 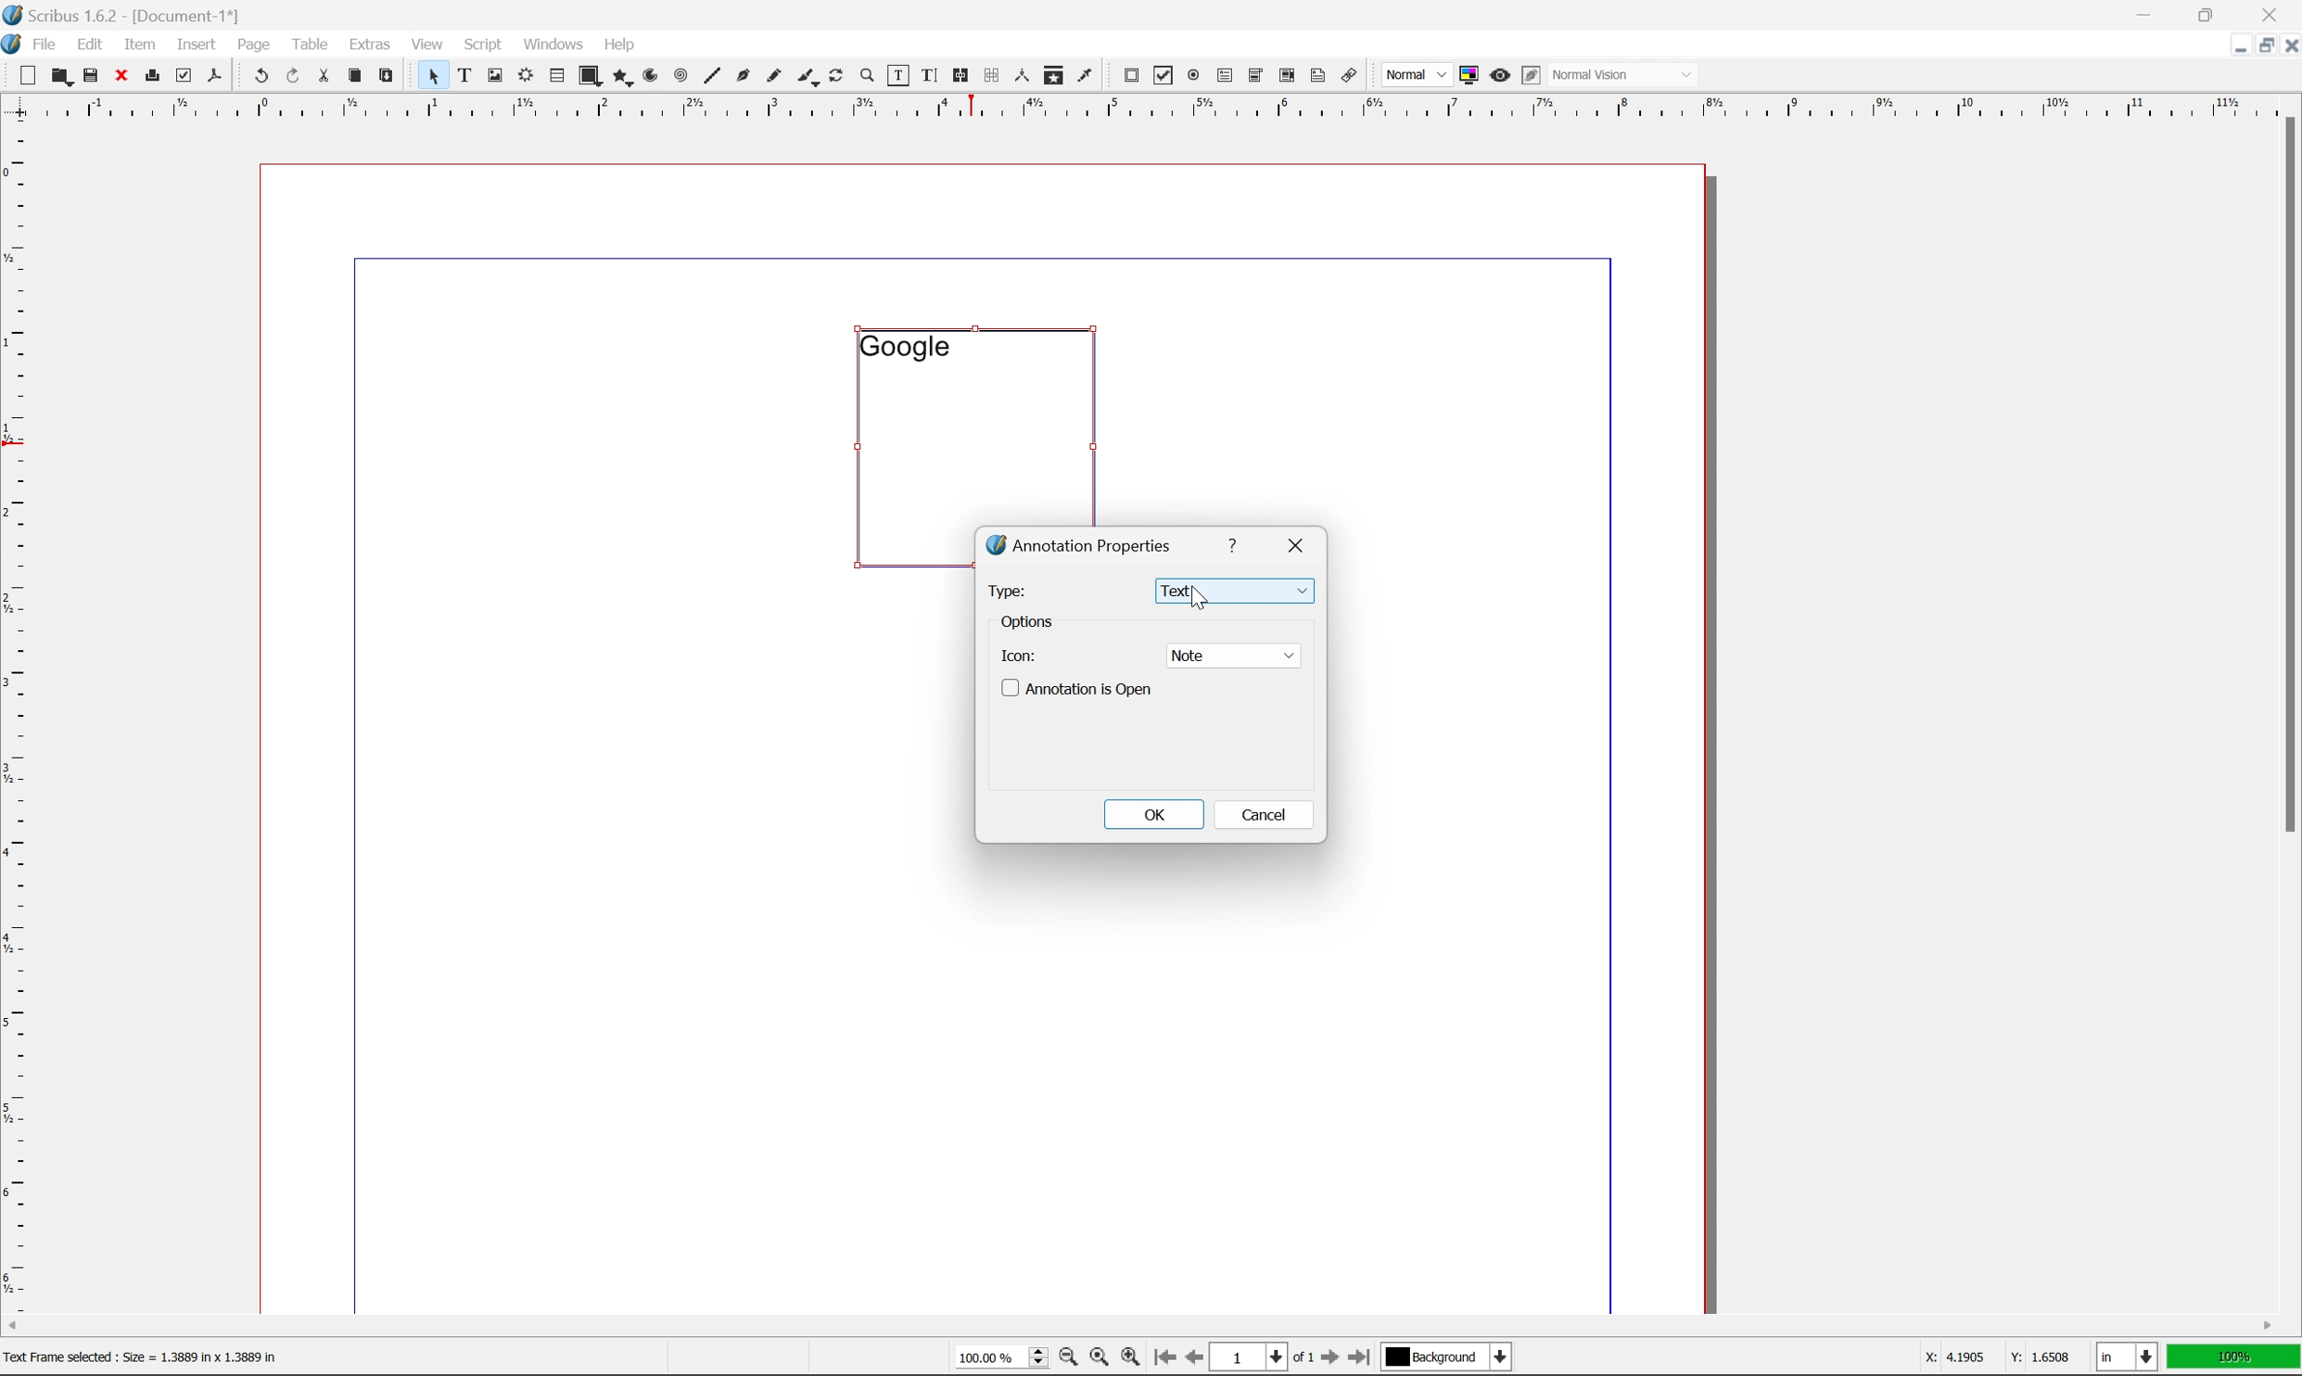 I want to click on 100%, so click(x=2234, y=1357).